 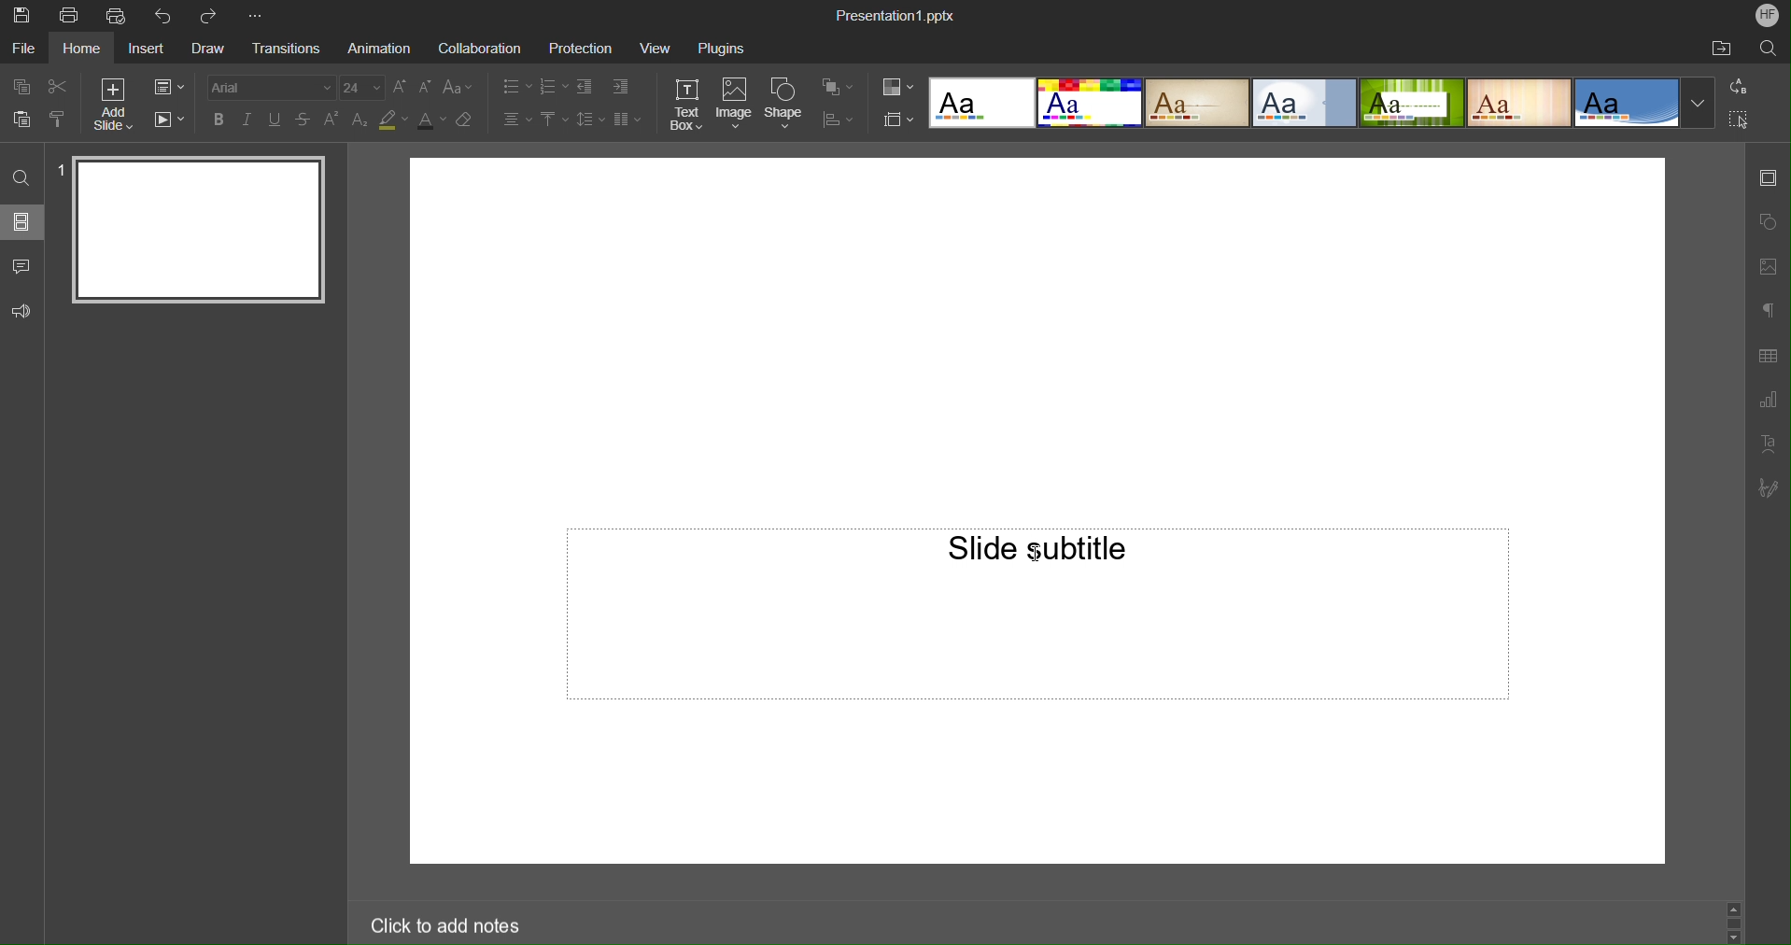 What do you see at coordinates (262, 15) in the screenshot?
I see `More` at bounding box center [262, 15].